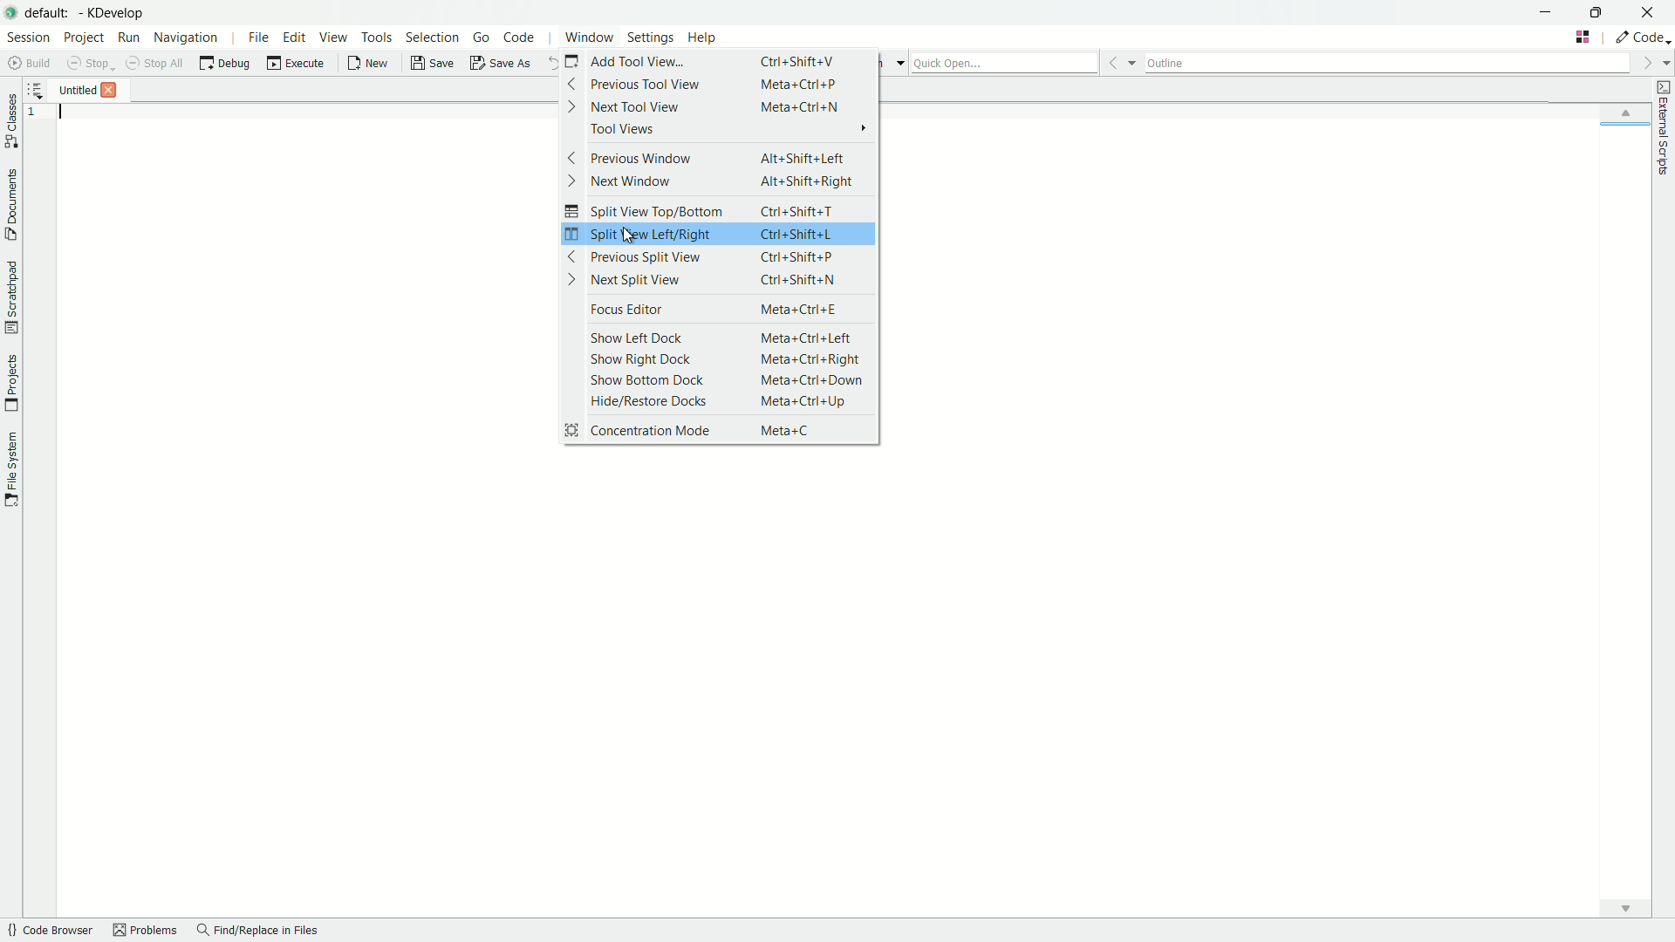 The height and width of the screenshot is (942, 1675). Describe the element at coordinates (1621, 116) in the screenshot. I see `up` at that location.